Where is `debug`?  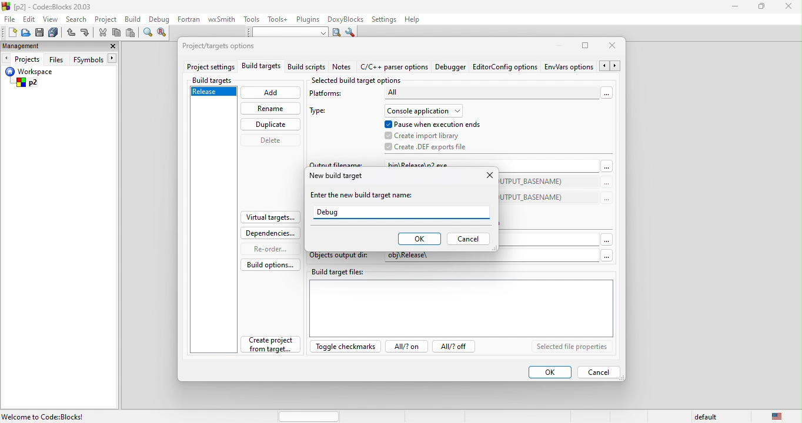 debug is located at coordinates (329, 213).